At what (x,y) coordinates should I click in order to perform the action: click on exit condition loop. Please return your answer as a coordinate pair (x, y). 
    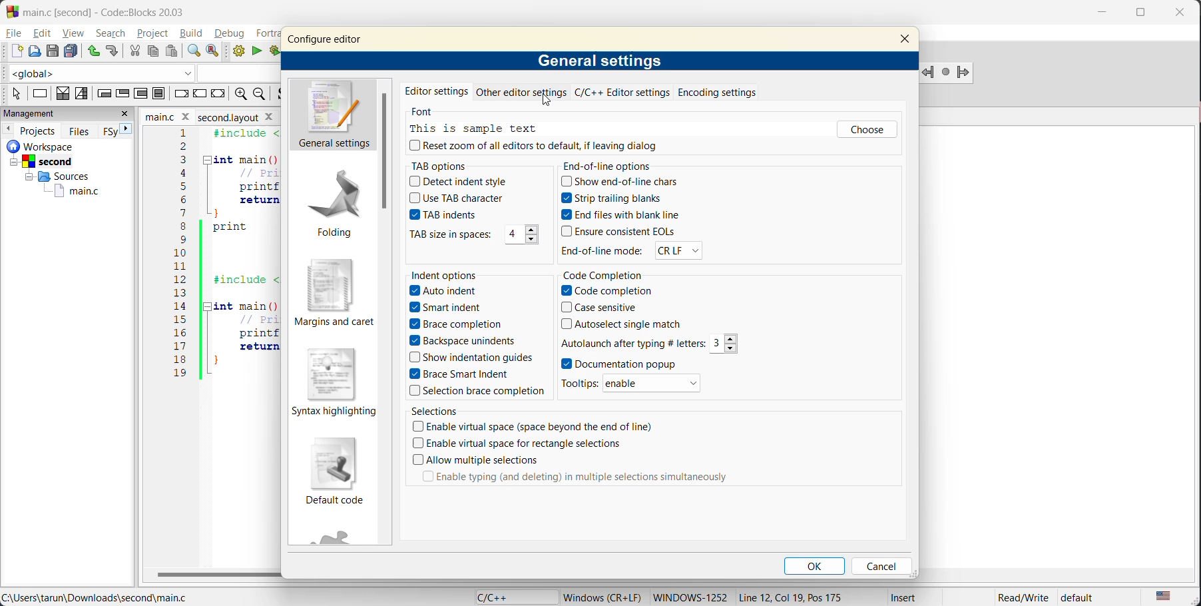
    Looking at the image, I should click on (122, 93).